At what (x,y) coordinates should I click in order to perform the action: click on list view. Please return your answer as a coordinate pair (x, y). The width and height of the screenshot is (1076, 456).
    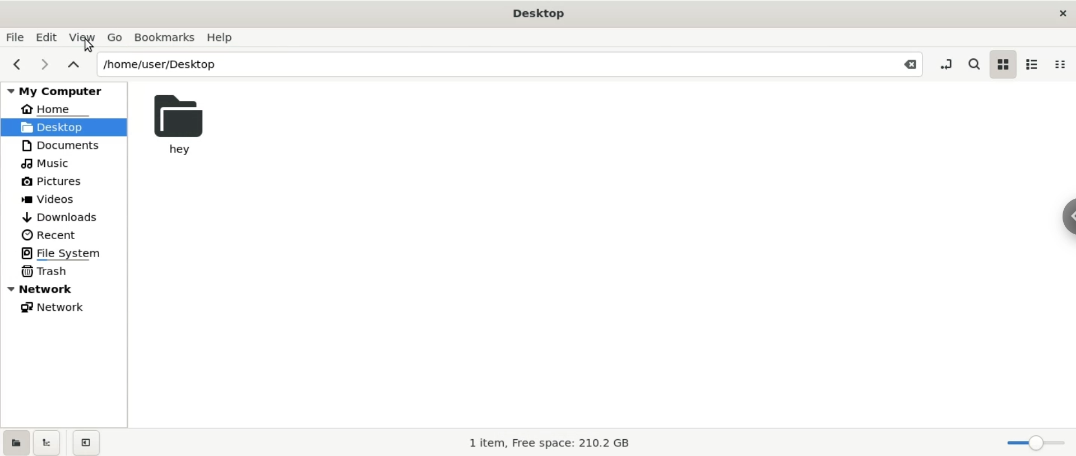
    Looking at the image, I should click on (1034, 66).